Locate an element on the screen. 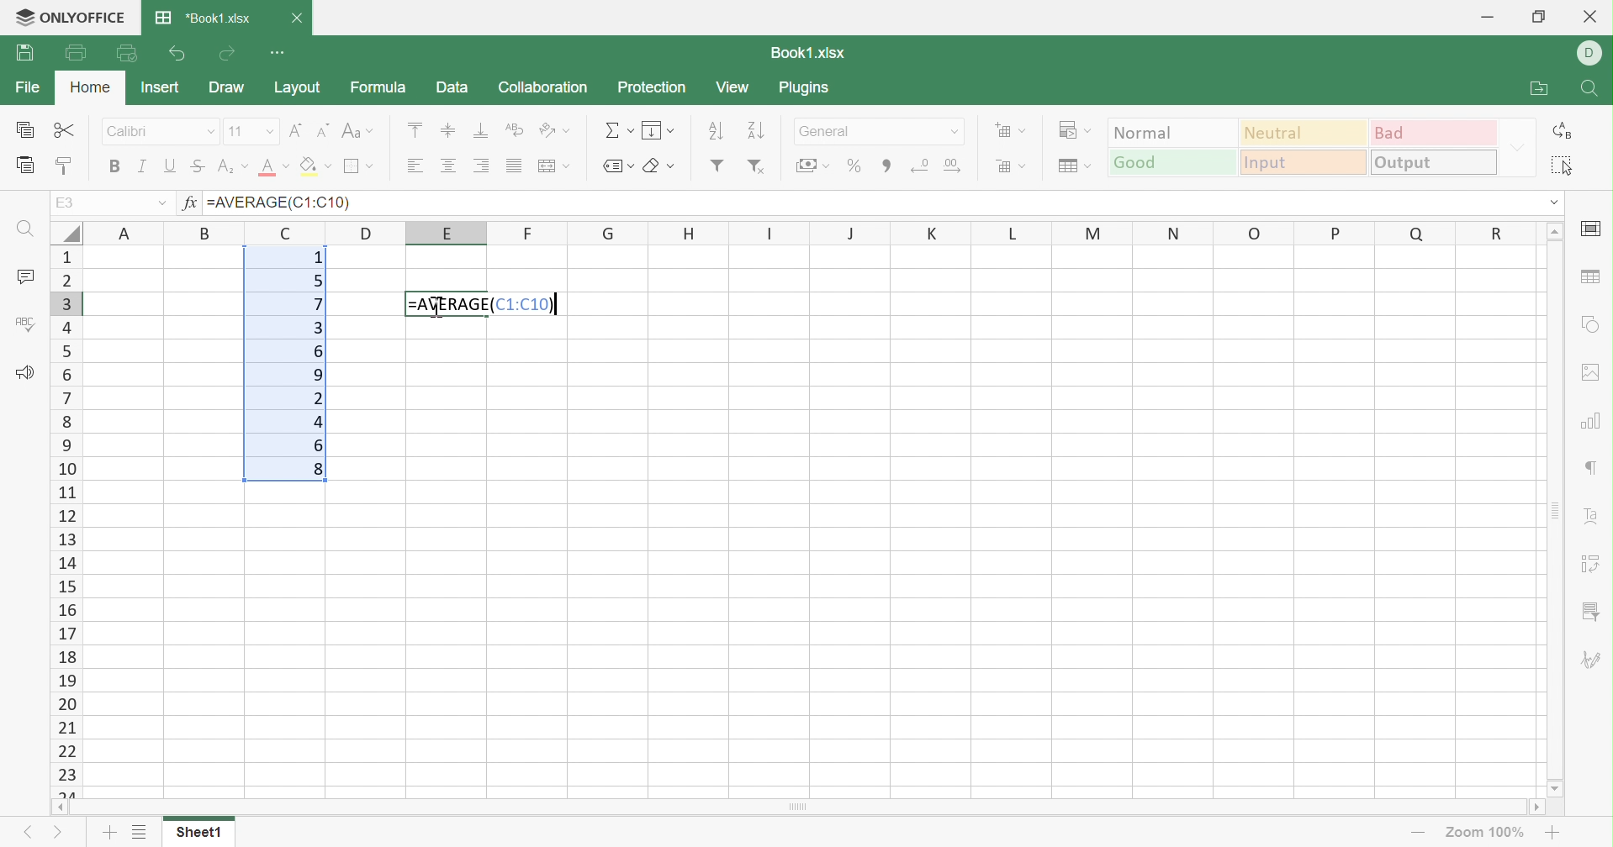 This screenshot has width=1613, height=847. Wrap Text is located at coordinates (515, 130).